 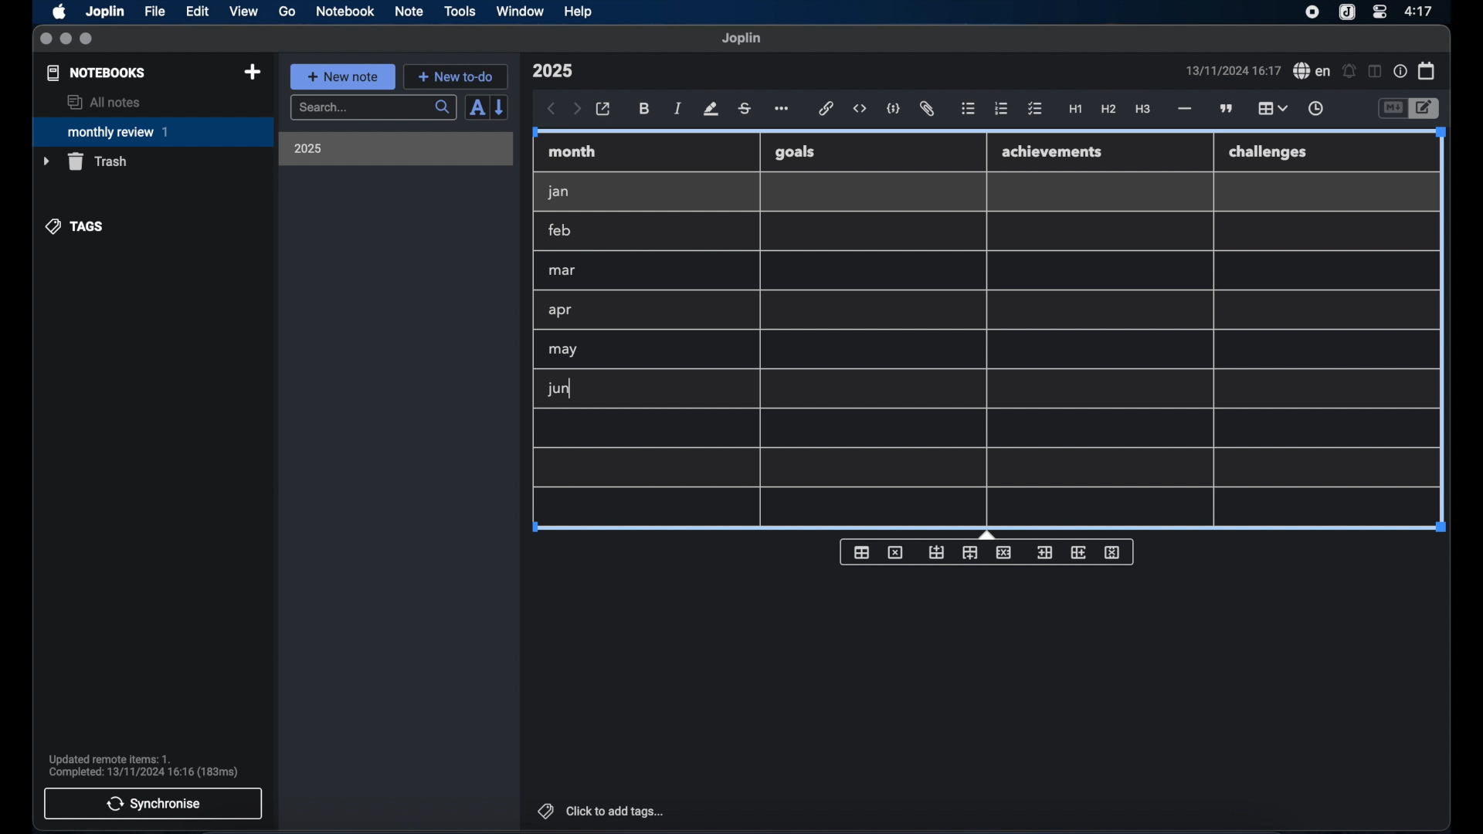 I want to click on maximize, so click(x=87, y=39).